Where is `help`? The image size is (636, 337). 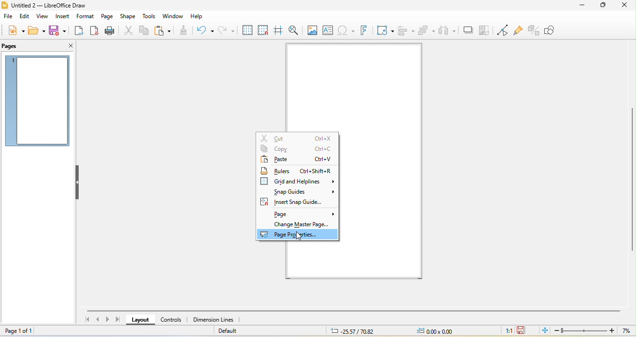 help is located at coordinates (196, 17).